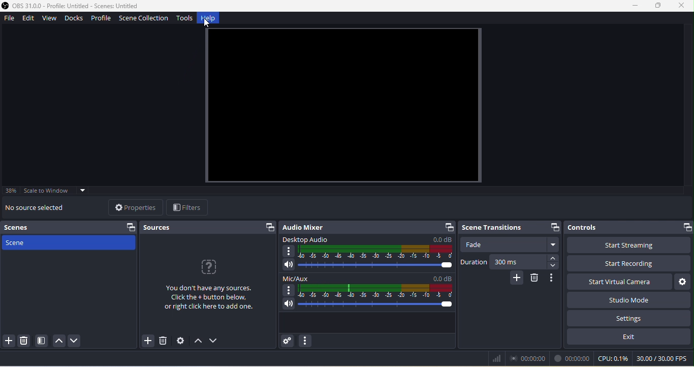 The width and height of the screenshot is (694, 367). Describe the element at coordinates (76, 19) in the screenshot. I see `docks` at that location.